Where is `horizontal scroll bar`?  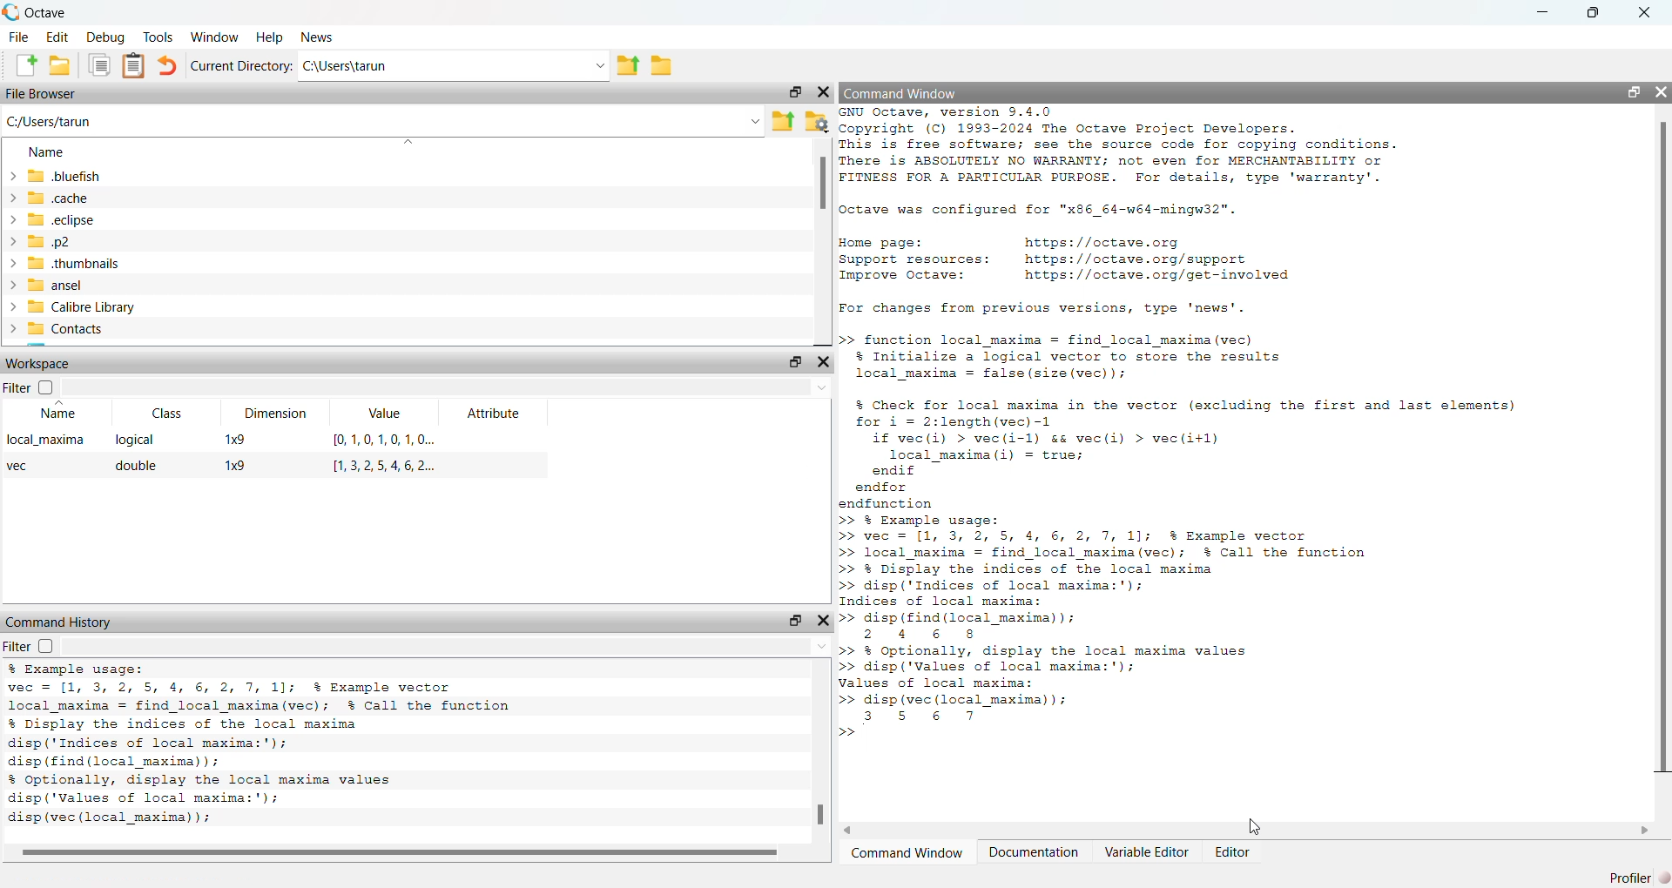
horizontal scroll bar is located at coordinates (405, 854).